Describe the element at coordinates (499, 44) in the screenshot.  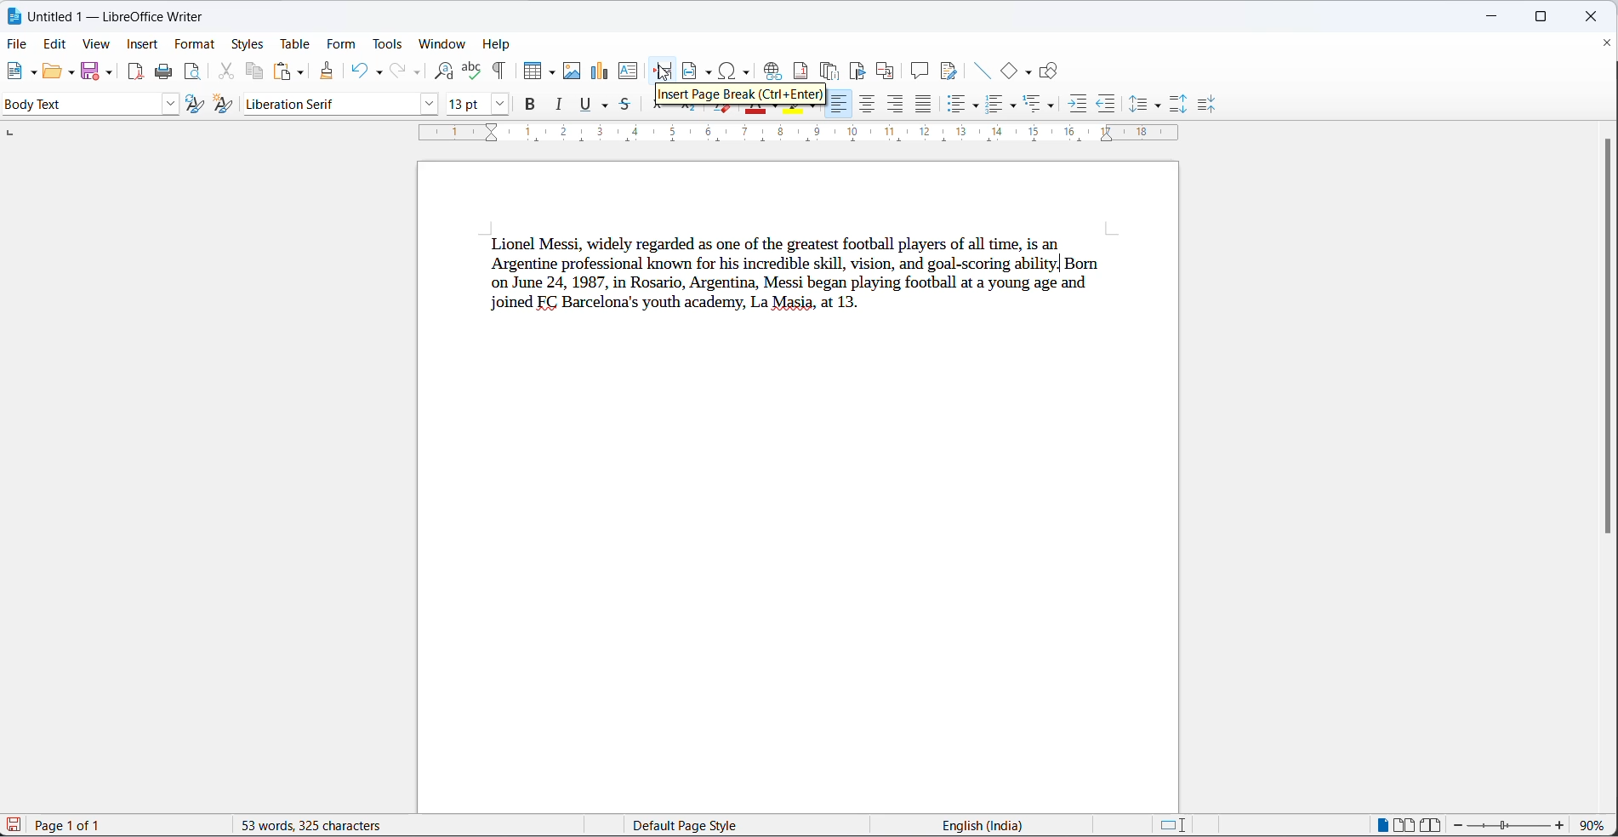
I see `help` at that location.